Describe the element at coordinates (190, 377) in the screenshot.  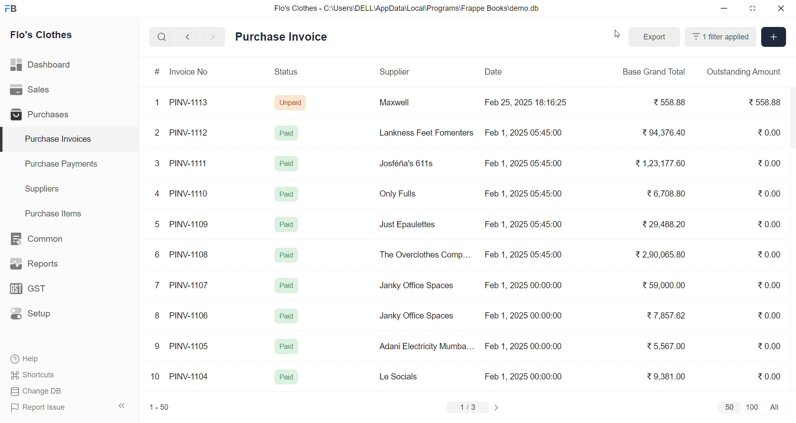
I see `PINV-1104` at that location.